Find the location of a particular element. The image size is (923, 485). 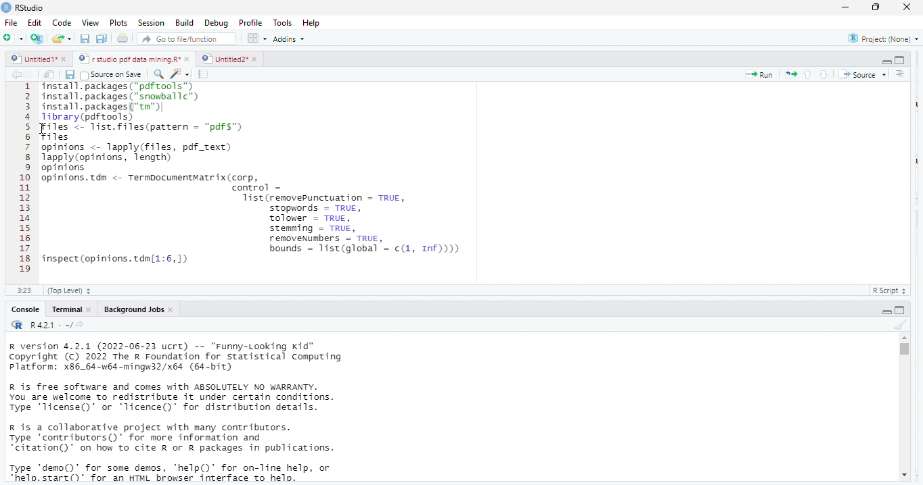

create a project is located at coordinates (36, 39).